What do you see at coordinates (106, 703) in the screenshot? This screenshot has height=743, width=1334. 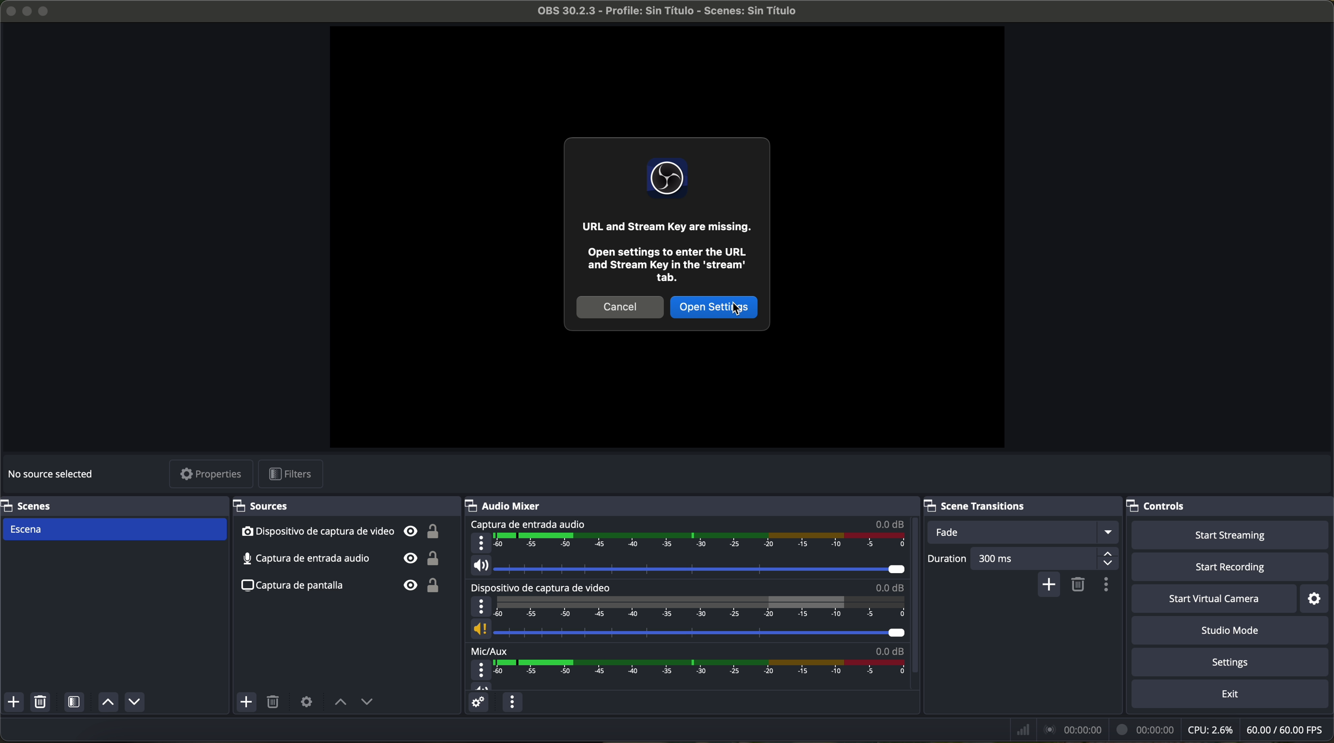 I see `move source up` at bounding box center [106, 703].